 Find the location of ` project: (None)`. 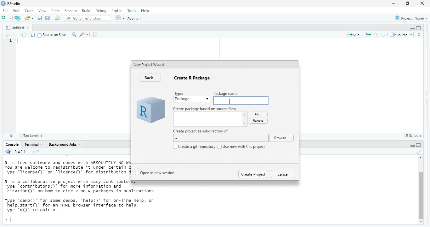

 project: (None) is located at coordinates (411, 19).